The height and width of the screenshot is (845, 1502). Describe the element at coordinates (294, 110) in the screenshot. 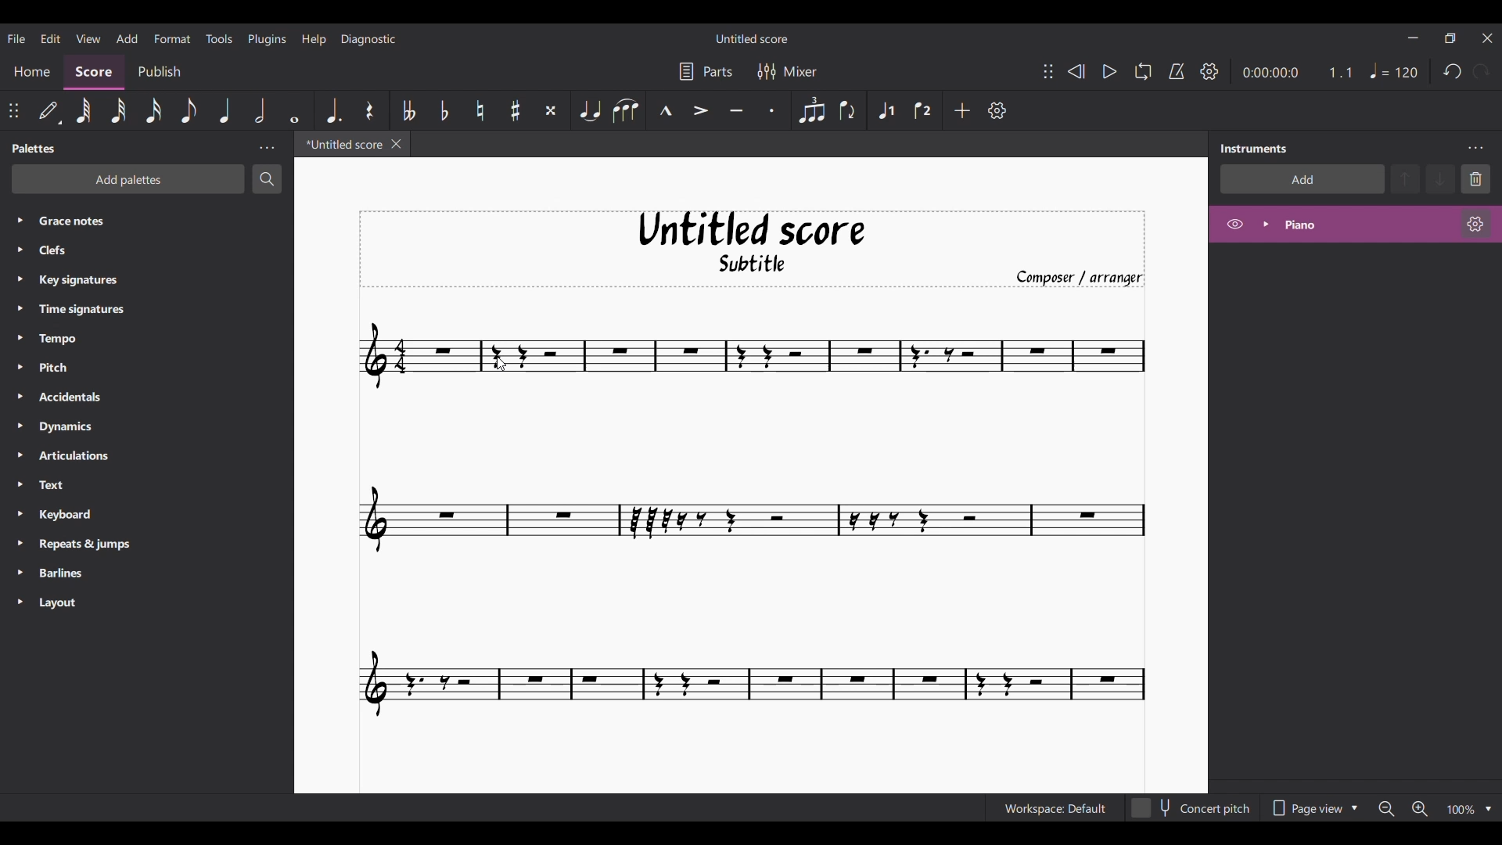

I see `Whole note` at that location.